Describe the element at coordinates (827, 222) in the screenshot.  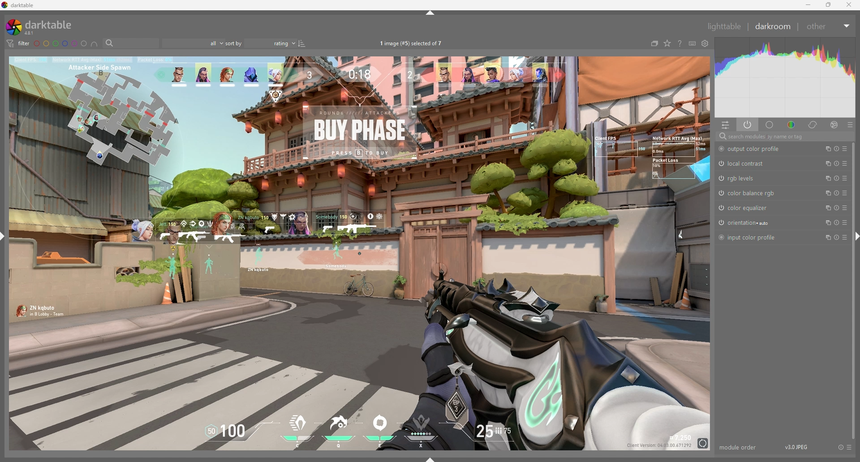
I see `multiple instances action` at that location.